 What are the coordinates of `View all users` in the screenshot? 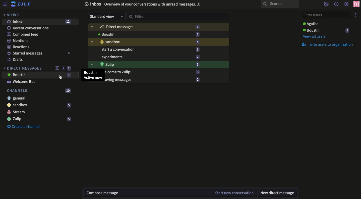 It's located at (318, 36).